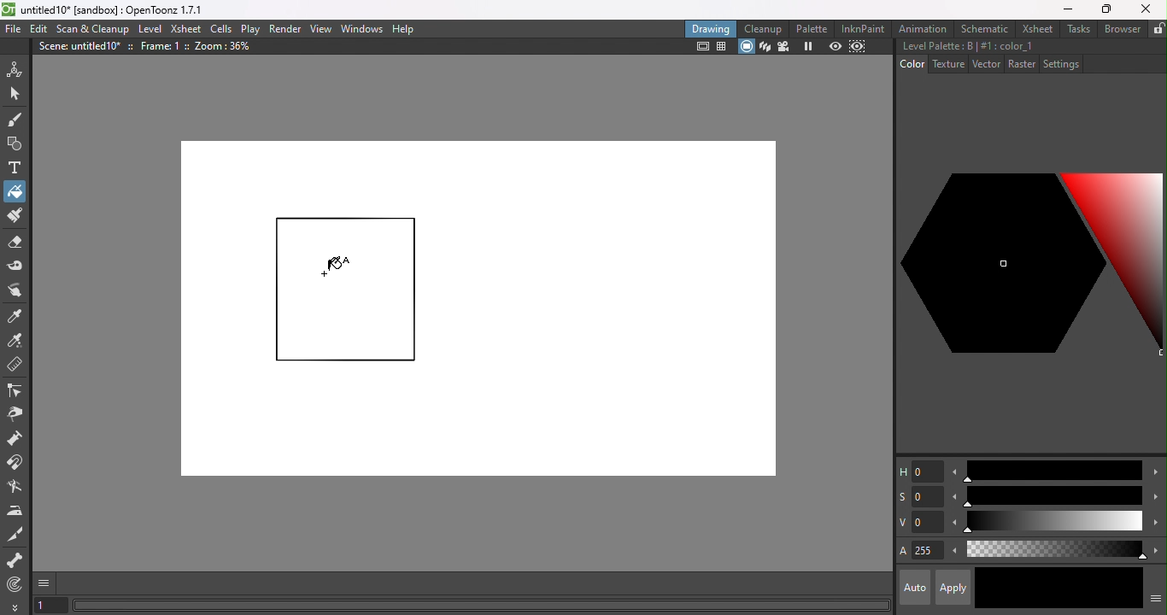 The image size is (1167, 615). Describe the element at coordinates (1155, 549) in the screenshot. I see `Increase` at that location.